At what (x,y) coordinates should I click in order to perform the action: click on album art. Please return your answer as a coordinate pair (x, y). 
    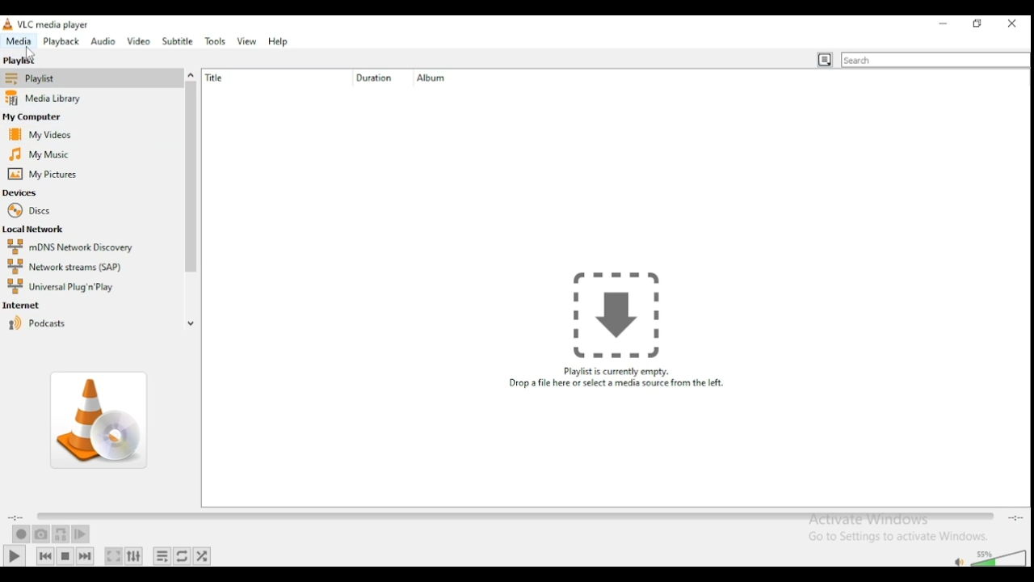
    Looking at the image, I should click on (96, 420).